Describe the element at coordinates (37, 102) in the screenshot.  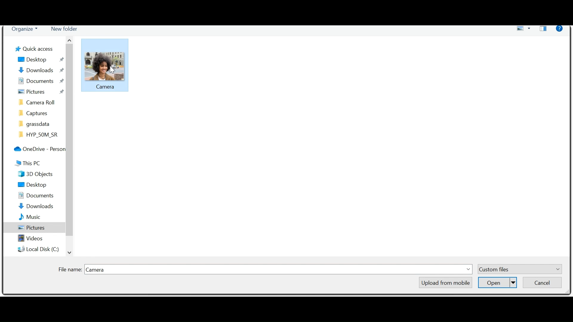
I see `camera roll` at that location.